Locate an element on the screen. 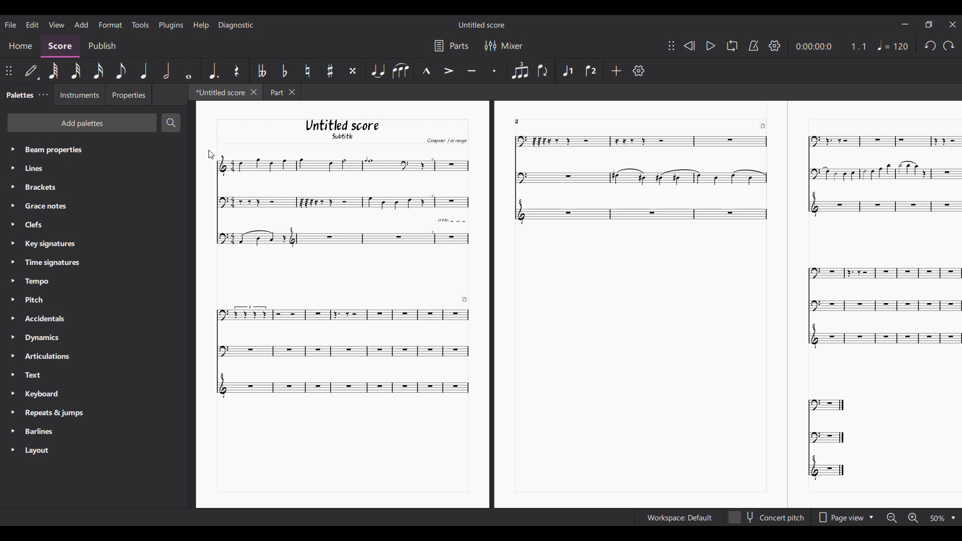 The width and height of the screenshot is (962, 541).  is located at coordinates (12, 244).